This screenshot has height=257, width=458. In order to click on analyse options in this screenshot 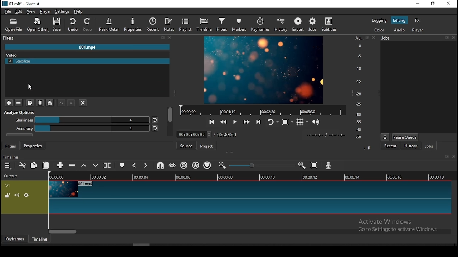, I will do `click(19, 112)`.